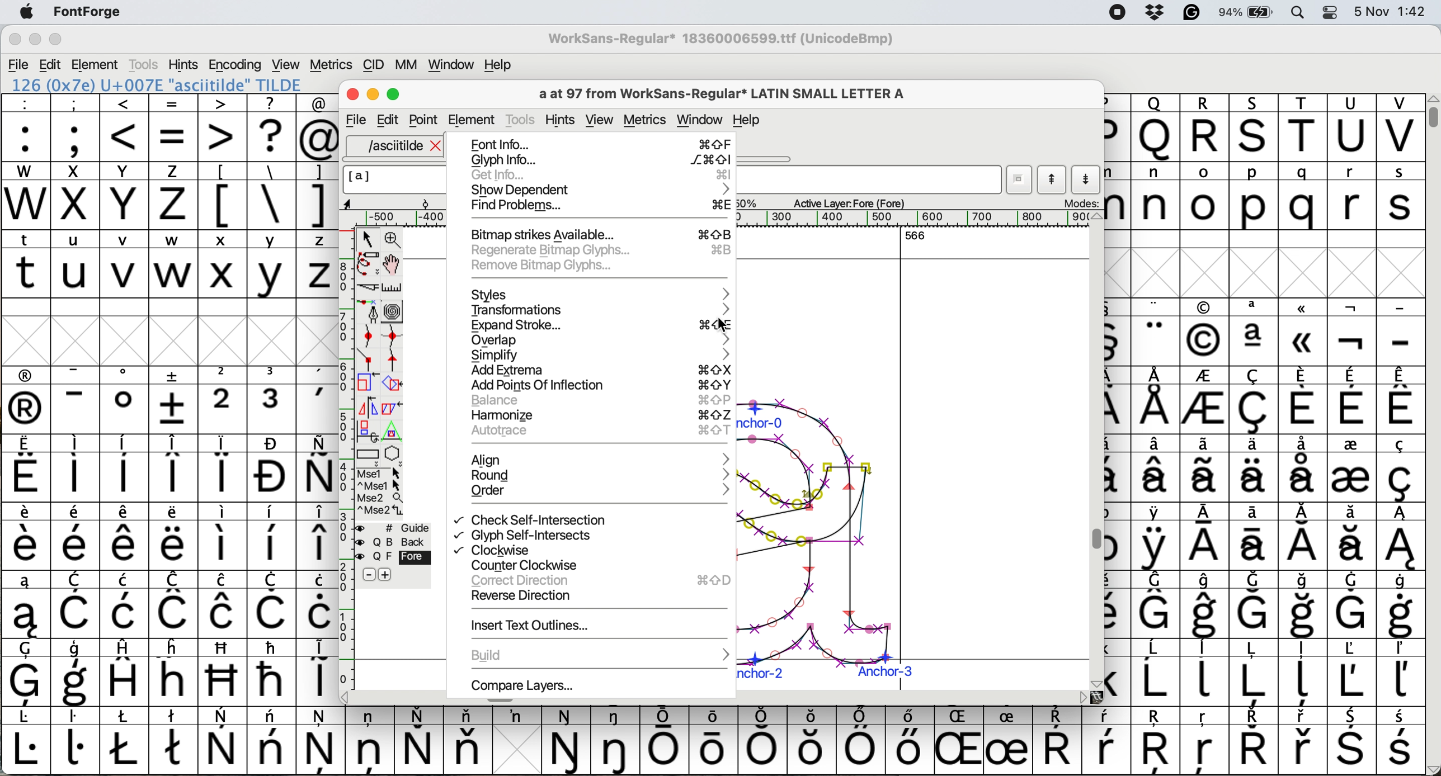 The height and width of the screenshot is (776, 1441). I want to click on symbol, so click(1350, 467).